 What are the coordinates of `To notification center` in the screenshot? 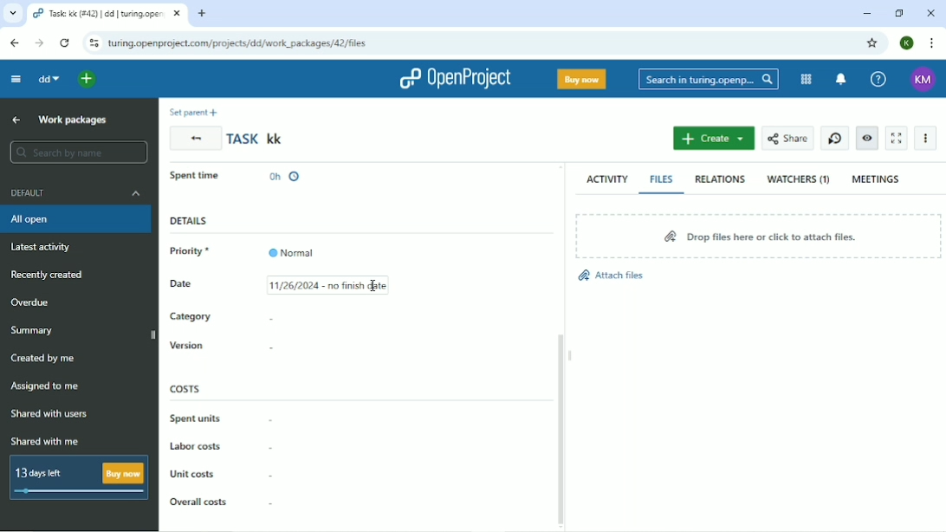 It's located at (840, 81).